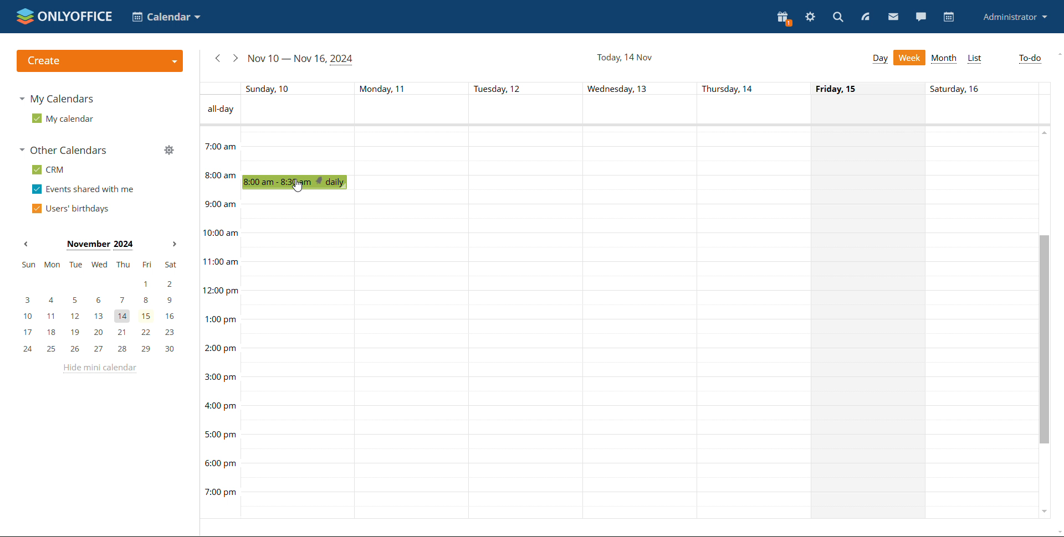  I want to click on previous month, so click(25, 244).